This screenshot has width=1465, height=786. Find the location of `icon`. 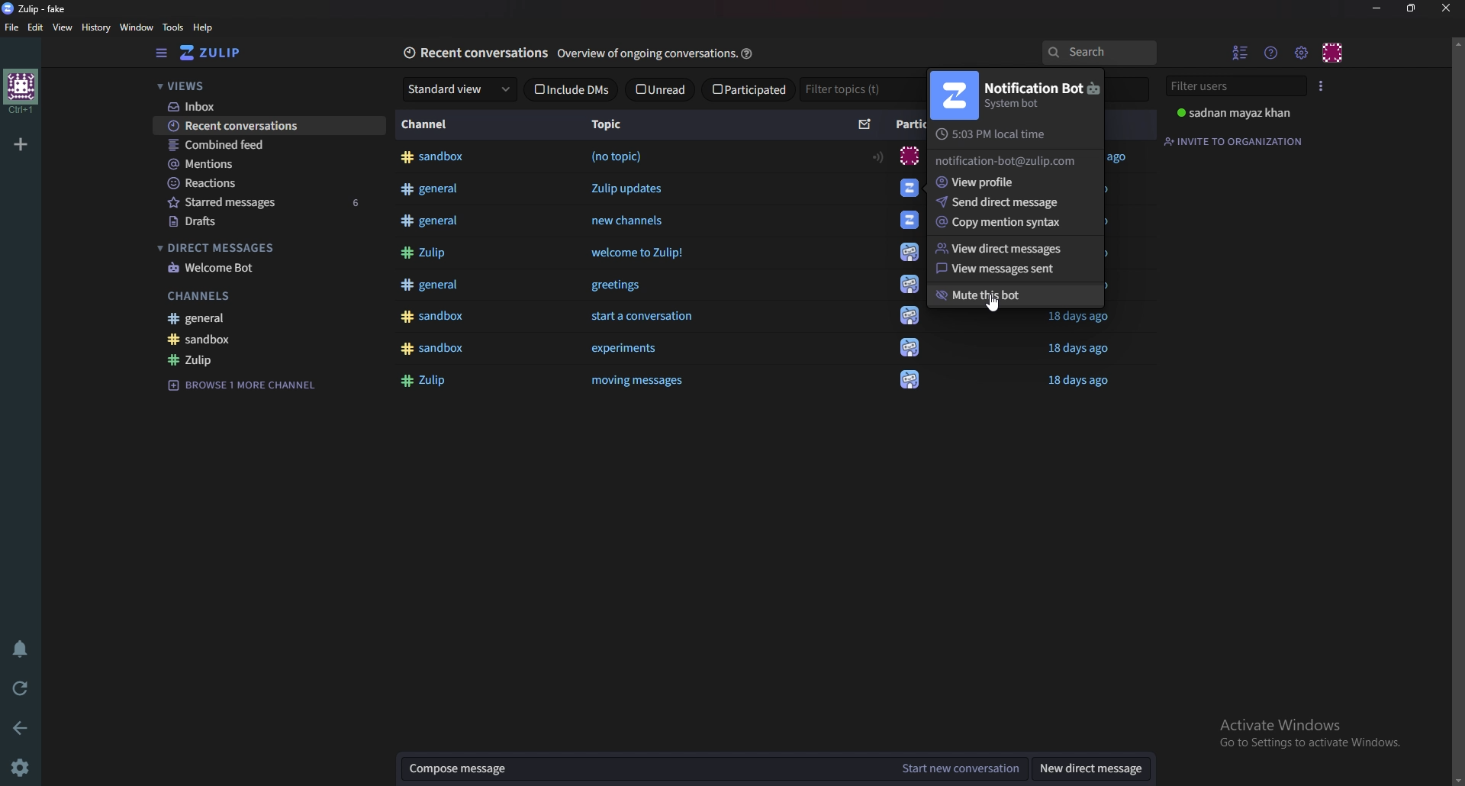

icon is located at coordinates (909, 188).